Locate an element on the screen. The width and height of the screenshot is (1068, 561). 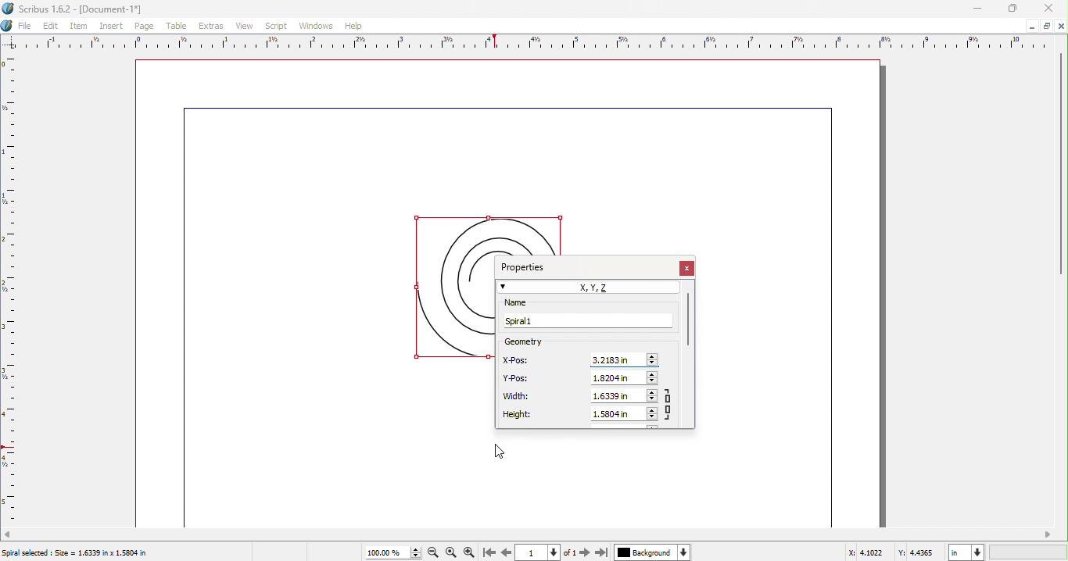
height is located at coordinates (518, 415).